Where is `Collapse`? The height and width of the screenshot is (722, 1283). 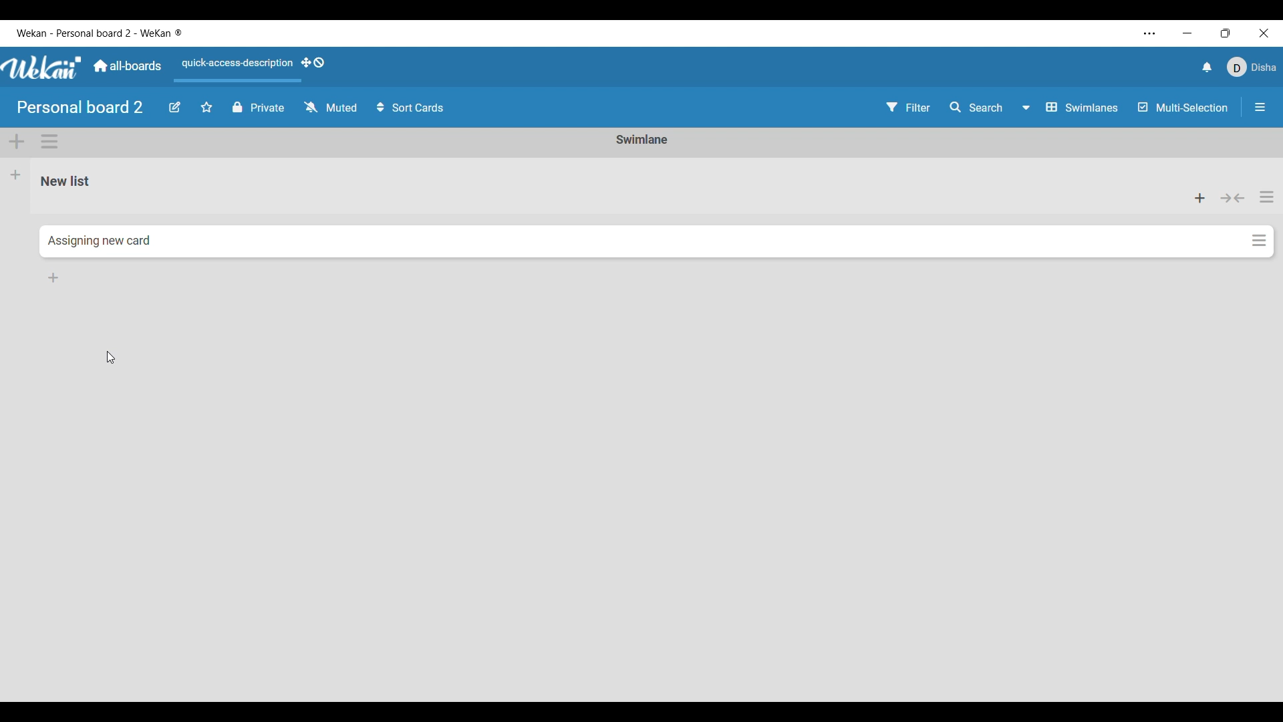 Collapse is located at coordinates (1233, 198).